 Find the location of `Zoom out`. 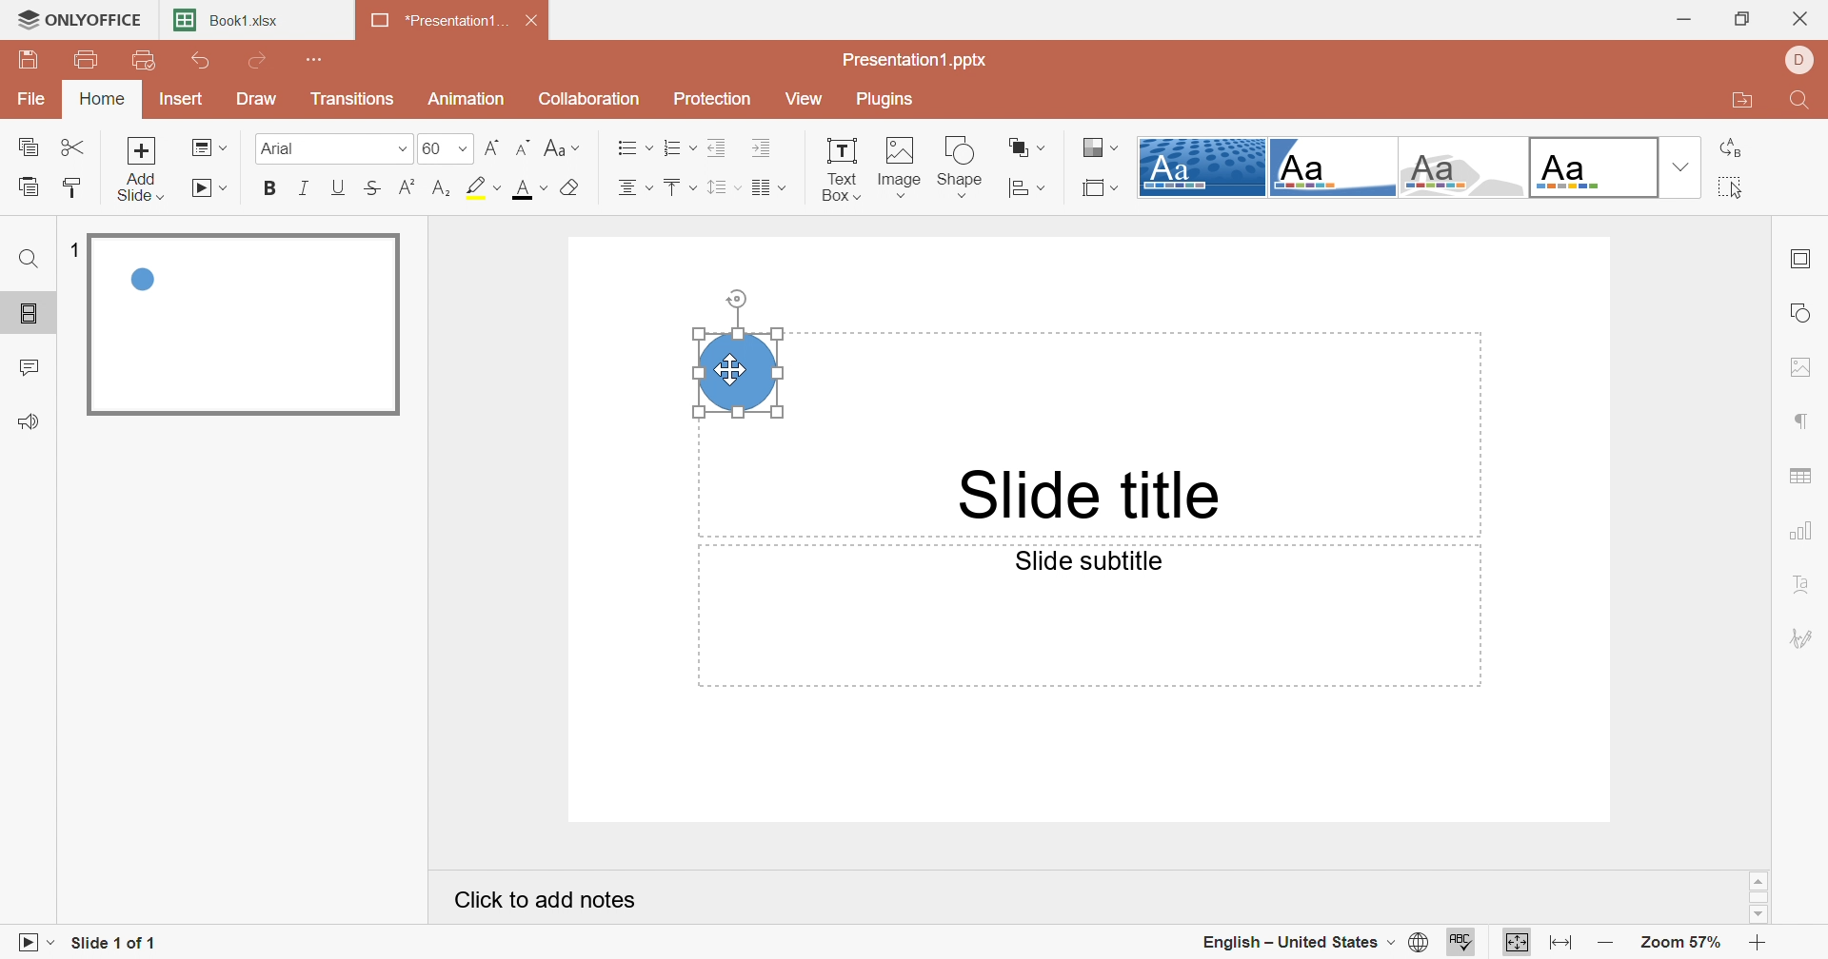

Zoom out is located at coordinates (1608, 947).